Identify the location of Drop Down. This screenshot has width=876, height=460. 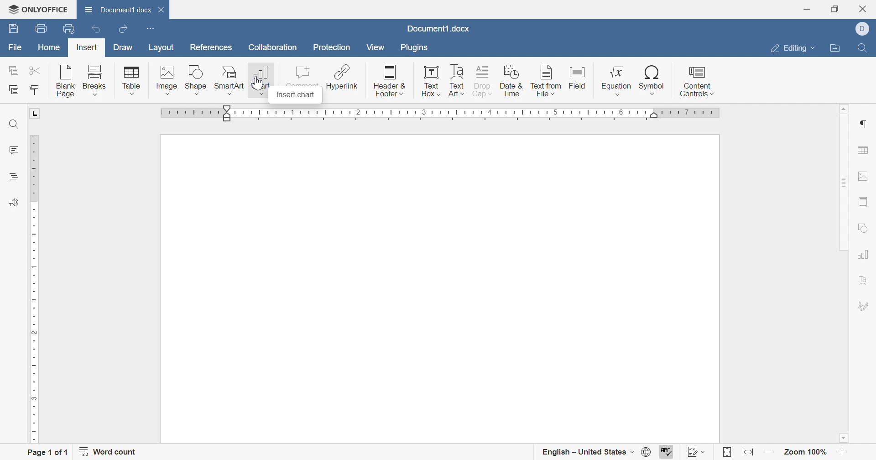
(706, 451).